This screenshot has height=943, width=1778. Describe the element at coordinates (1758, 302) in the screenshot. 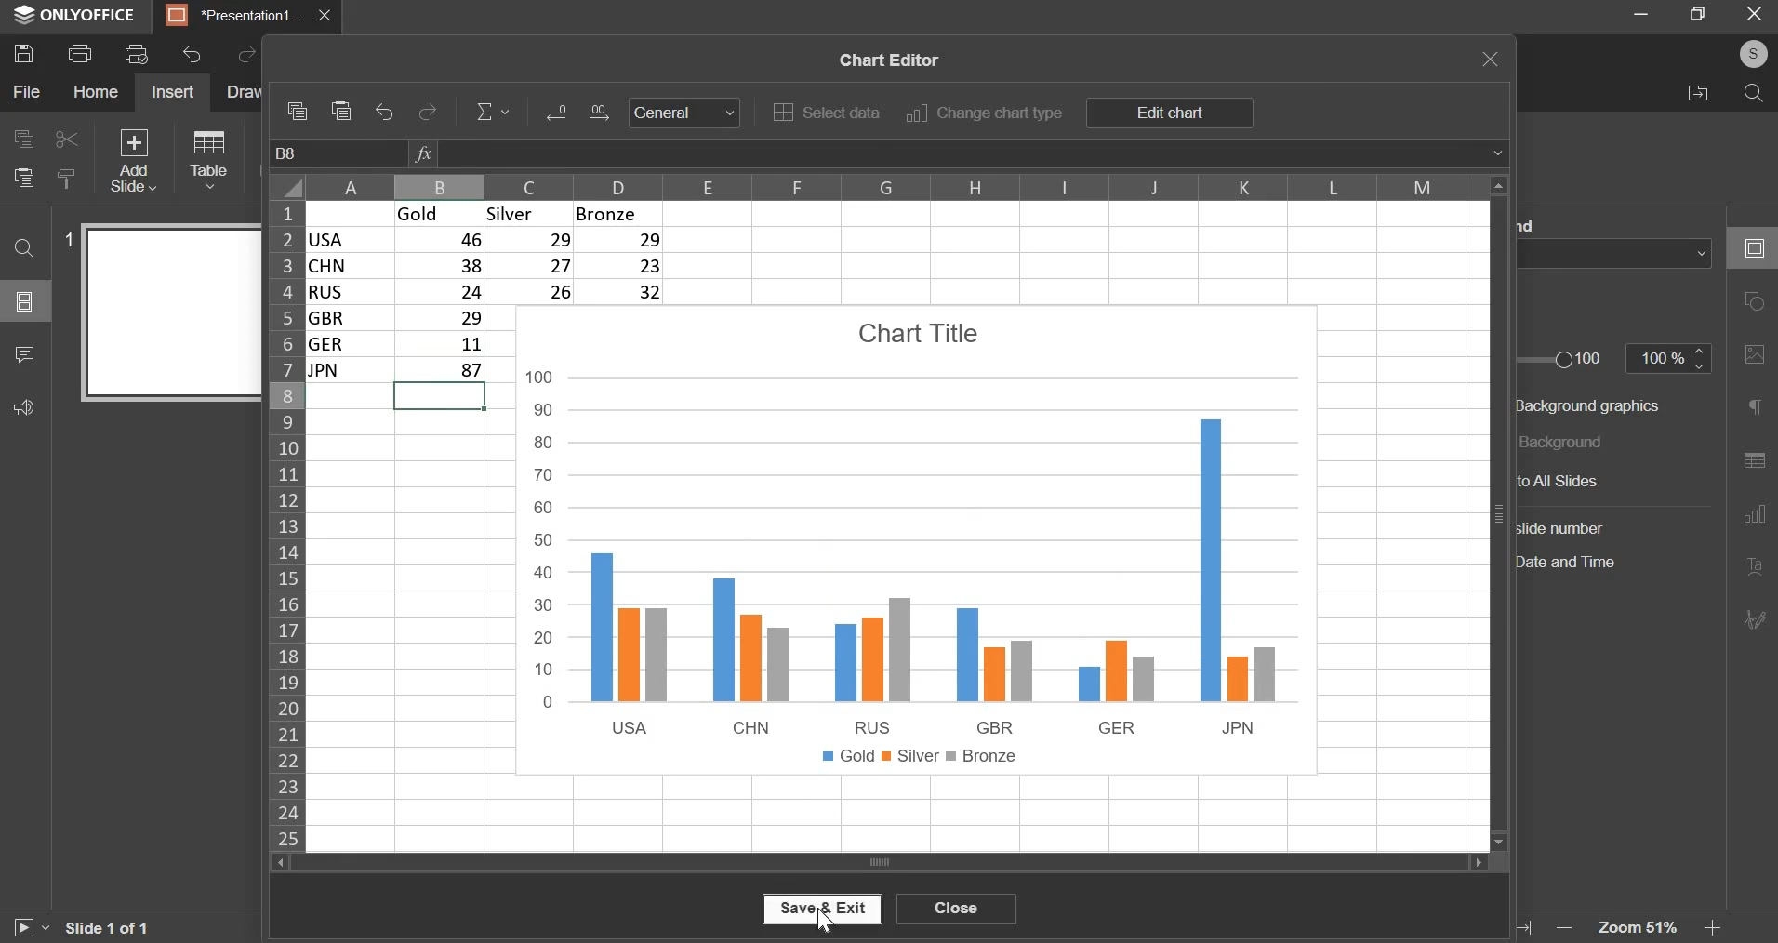

I see `shape settings` at that location.